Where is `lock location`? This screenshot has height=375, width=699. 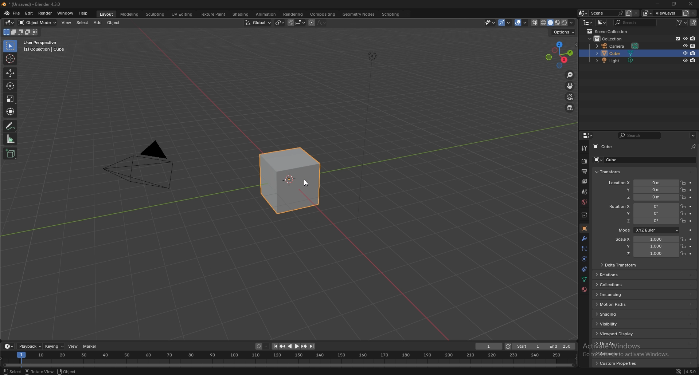
lock location is located at coordinates (683, 197).